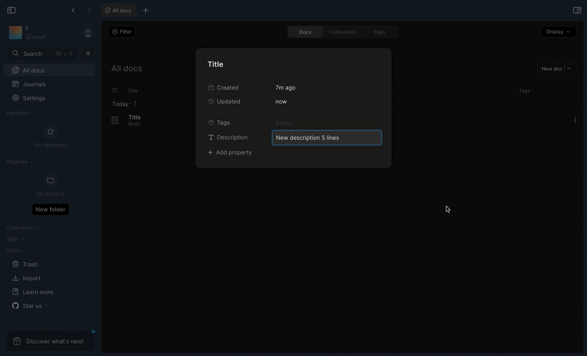  What do you see at coordinates (14, 251) in the screenshot?
I see `Others` at bounding box center [14, 251].